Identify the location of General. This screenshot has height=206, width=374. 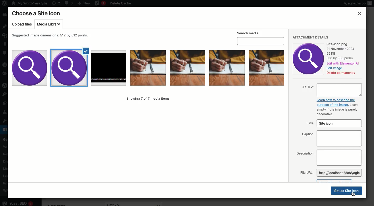
(4, 139).